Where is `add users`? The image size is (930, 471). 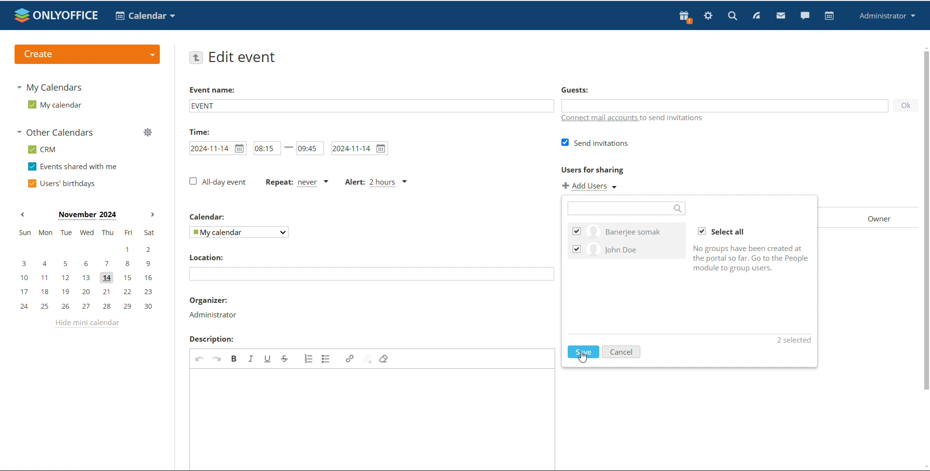 add users is located at coordinates (590, 187).